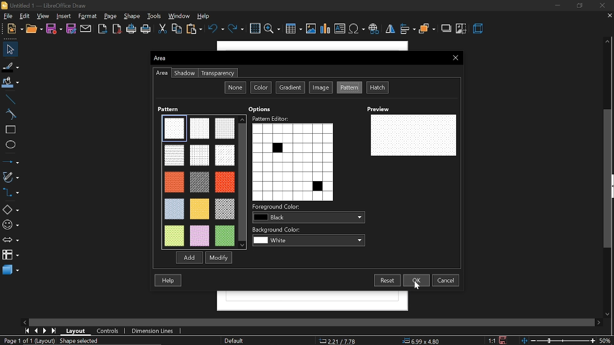 The width and height of the screenshot is (614, 345). Describe the element at coordinates (10, 145) in the screenshot. I see `ellipse` at that location.